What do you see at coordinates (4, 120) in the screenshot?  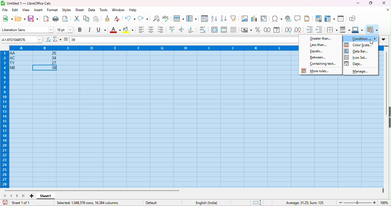 I see `row numbers` at bounding box center [4, 120].